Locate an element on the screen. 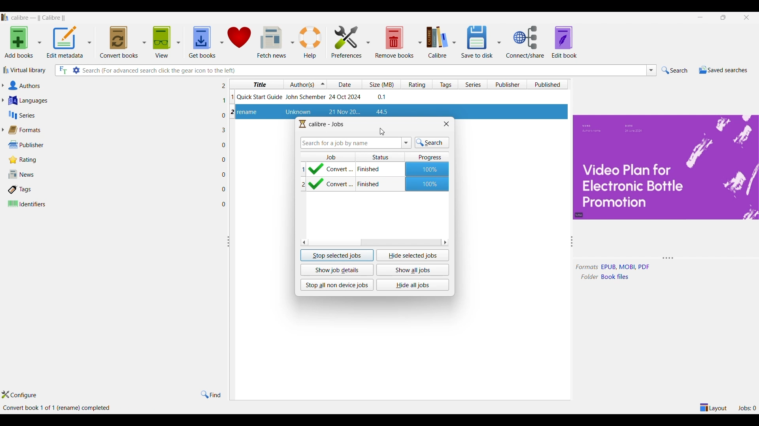  Authors is located at coordinates (112, 86).